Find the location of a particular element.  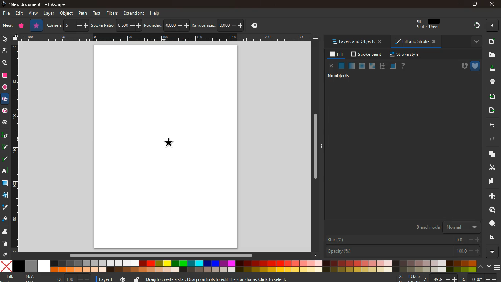

write is located at coordinates (5, 147).